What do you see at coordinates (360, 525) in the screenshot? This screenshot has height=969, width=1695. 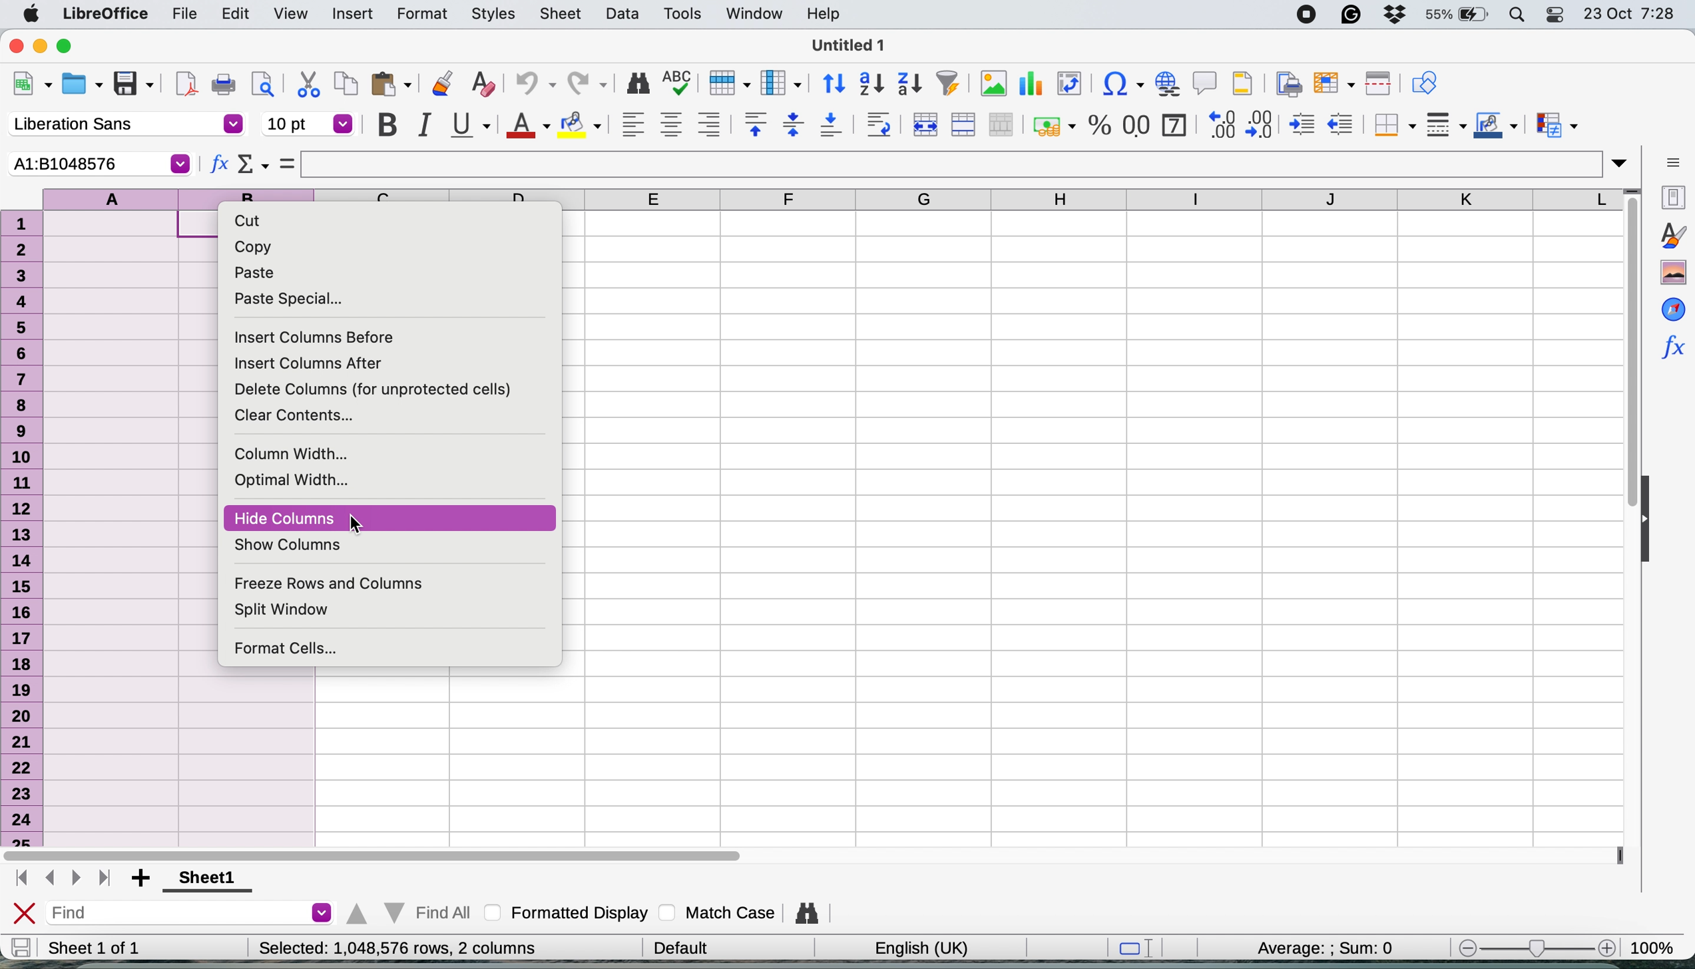 I see `cursor` at bounding box center [360, 525].